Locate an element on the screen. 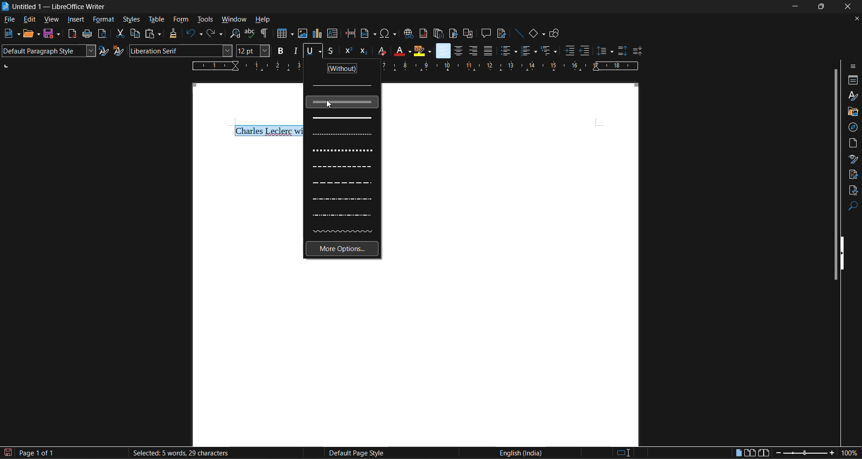 The width and height of the screenshot is (862, 459). single page view is located at coordinates (739, 454).